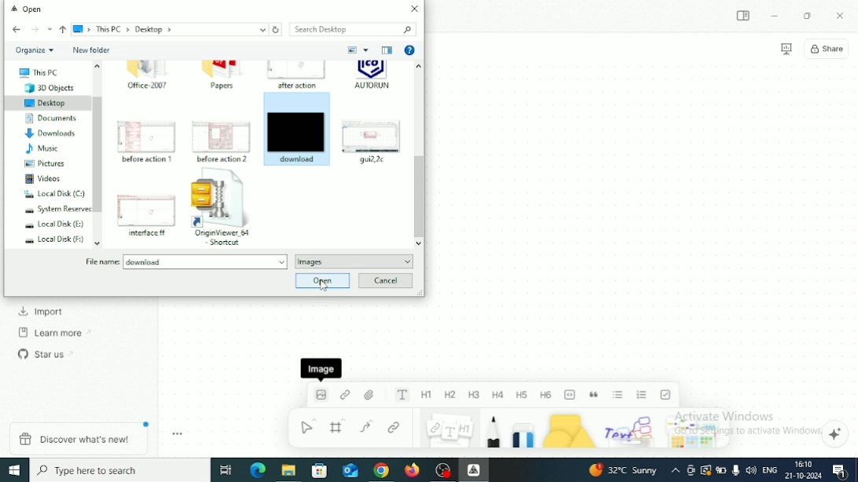  I want to click on Numbered list, so click(643, 395).